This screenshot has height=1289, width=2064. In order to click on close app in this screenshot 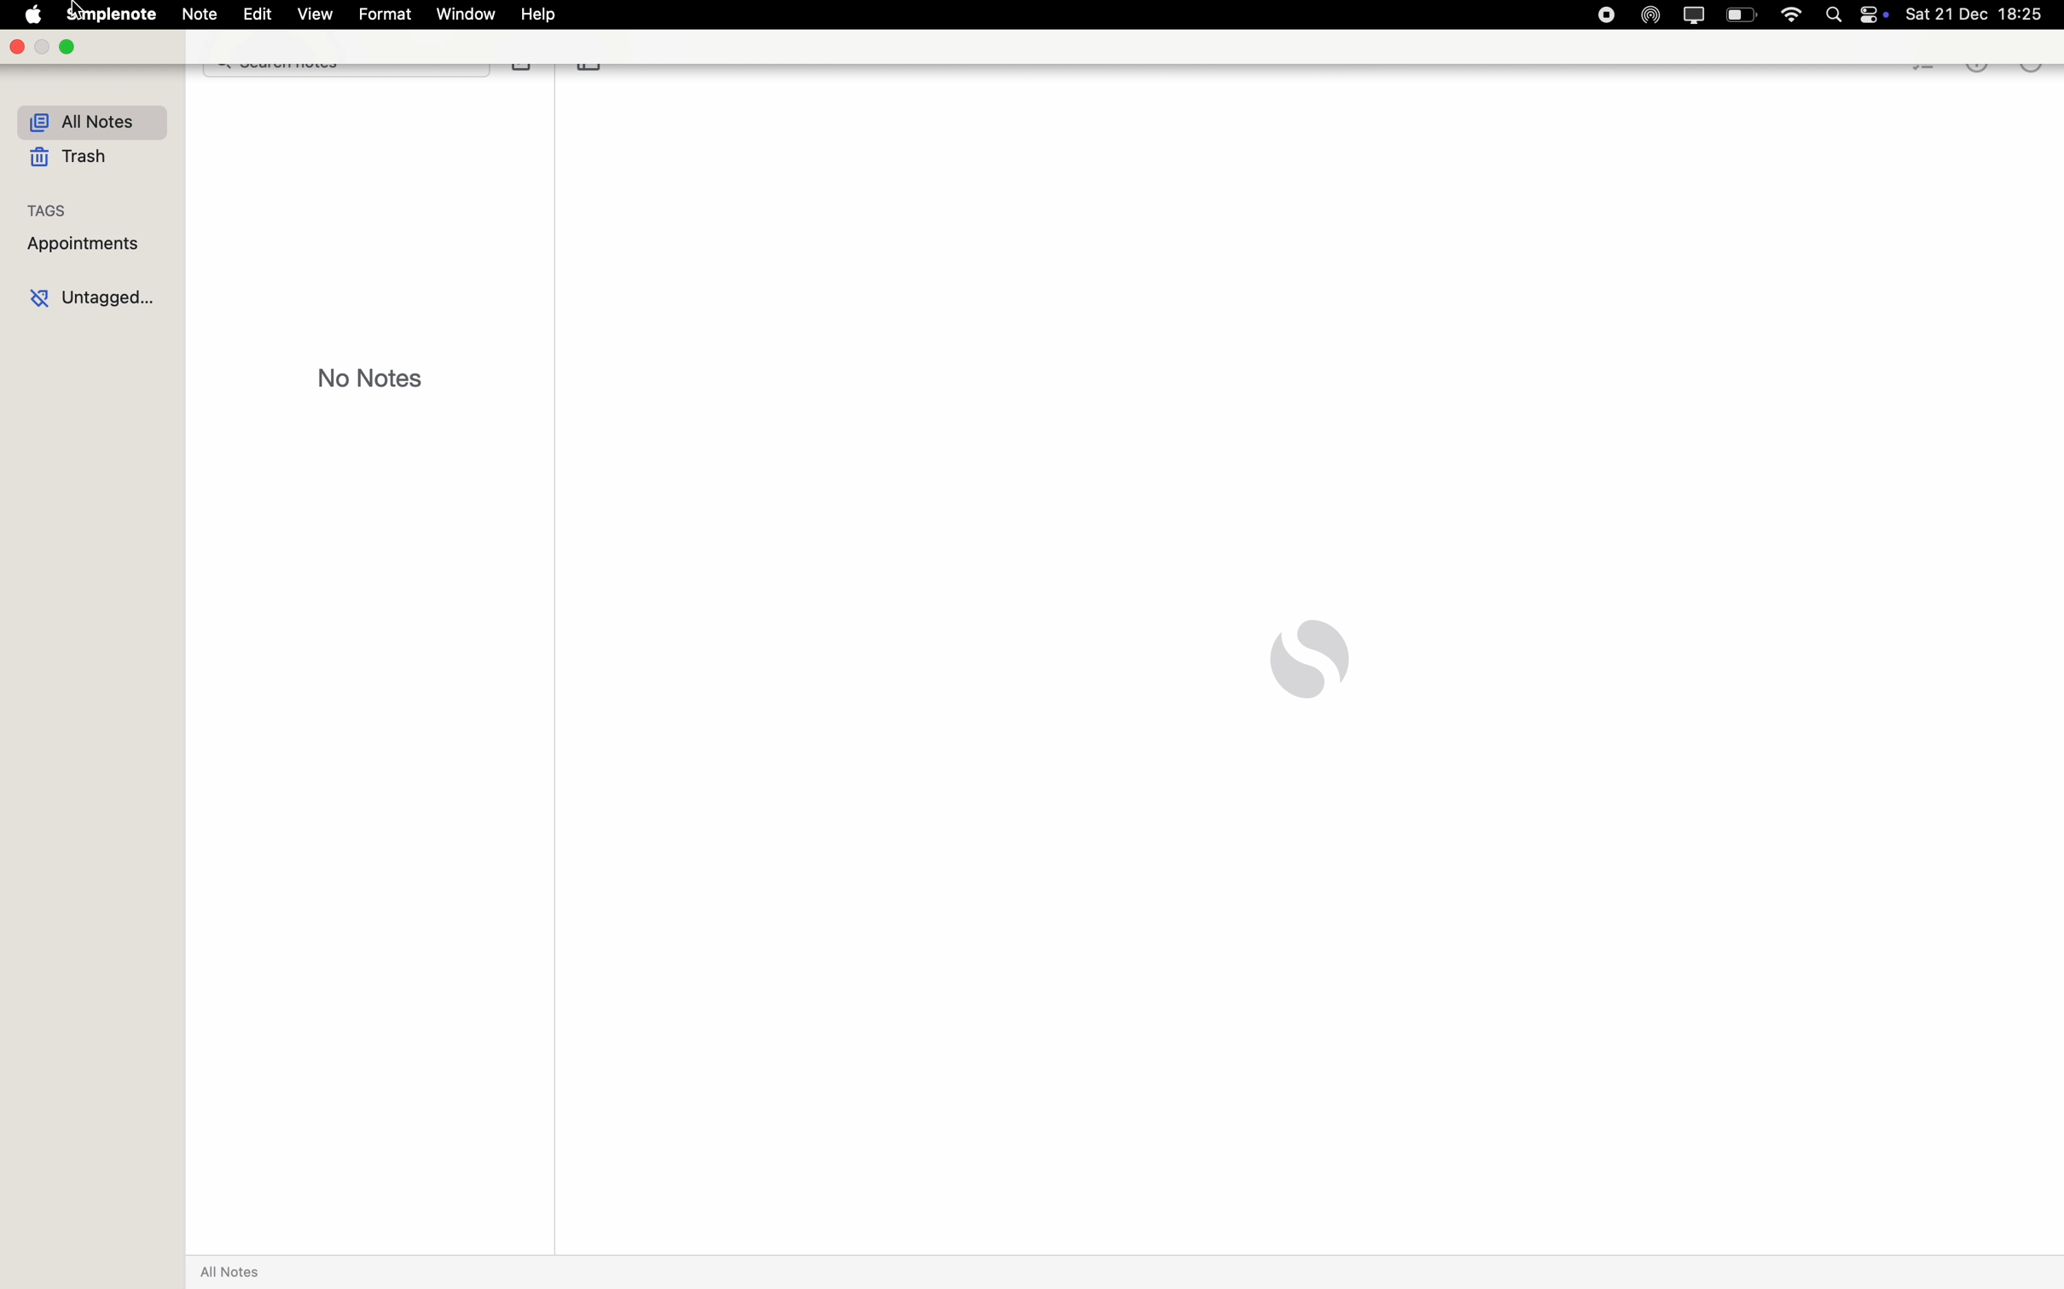, I will do `click(15, 49)`.